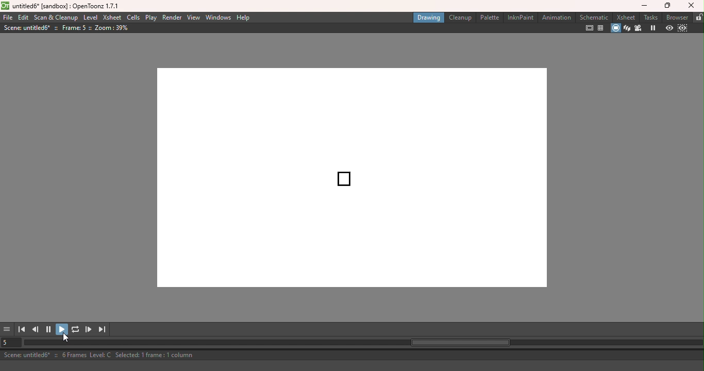  Describe the element at coordinates (133, 18) in the screenshot. I see `Cells` at that location.